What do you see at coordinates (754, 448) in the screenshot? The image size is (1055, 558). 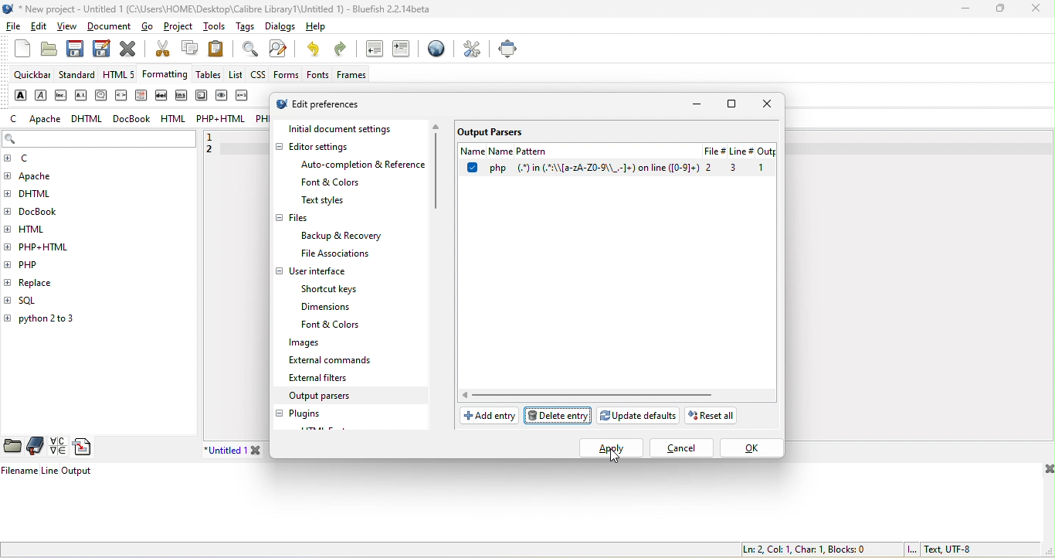 I see `ok` at bounding box center [754, 448].